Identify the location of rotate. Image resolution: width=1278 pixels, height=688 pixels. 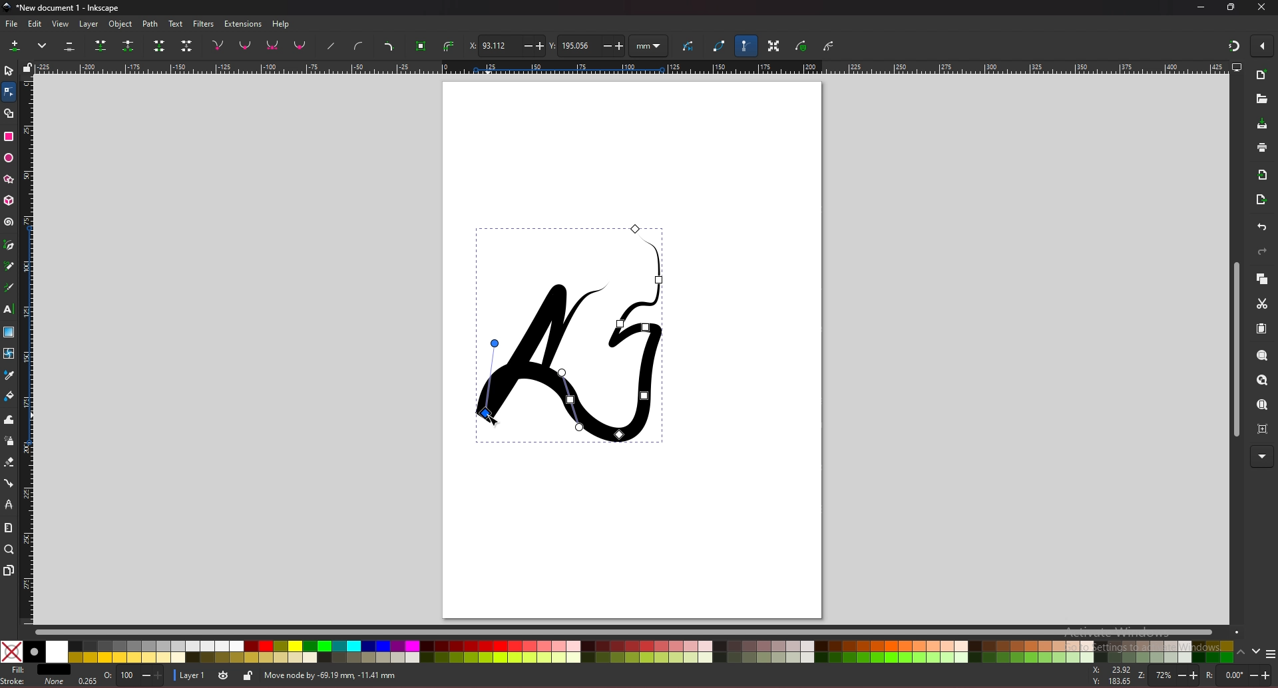
(1238, 675).